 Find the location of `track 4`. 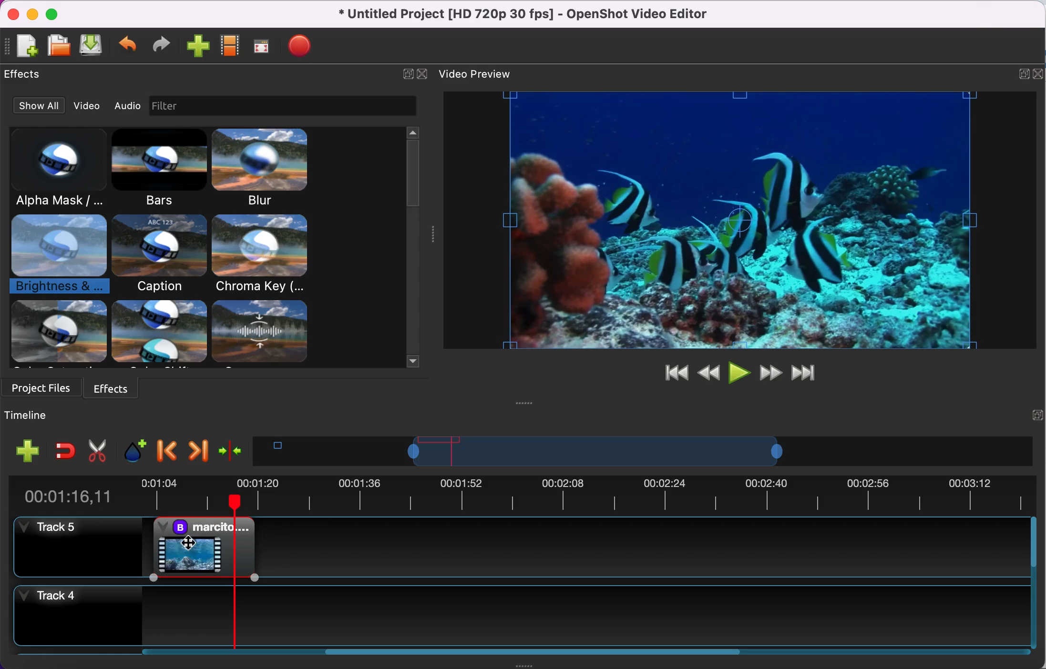

track 4 is located at coordinates (520, 616).